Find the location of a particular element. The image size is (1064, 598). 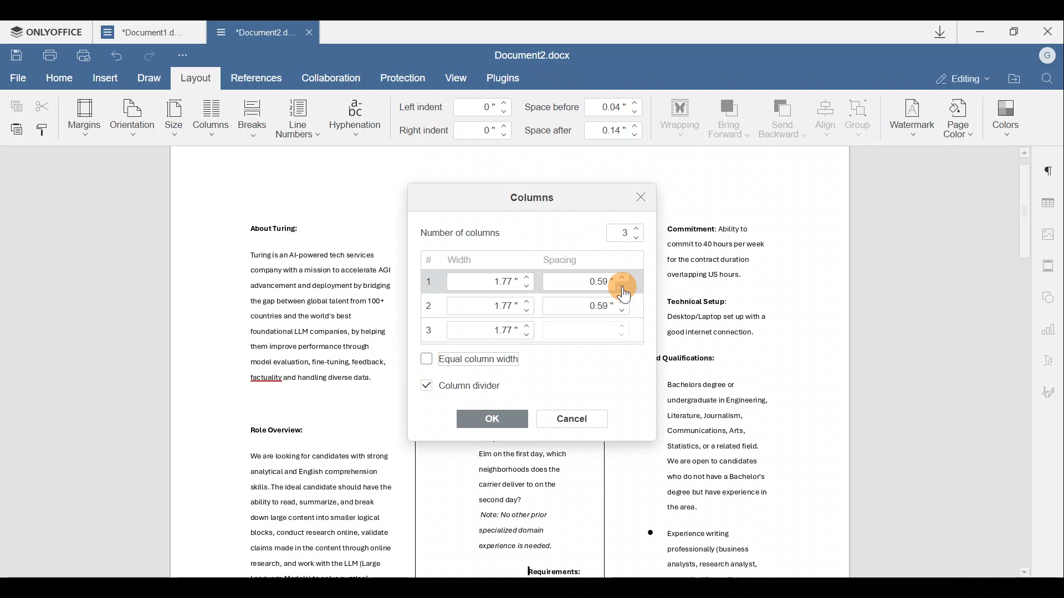

Paste is located at coordinates (14, 128).